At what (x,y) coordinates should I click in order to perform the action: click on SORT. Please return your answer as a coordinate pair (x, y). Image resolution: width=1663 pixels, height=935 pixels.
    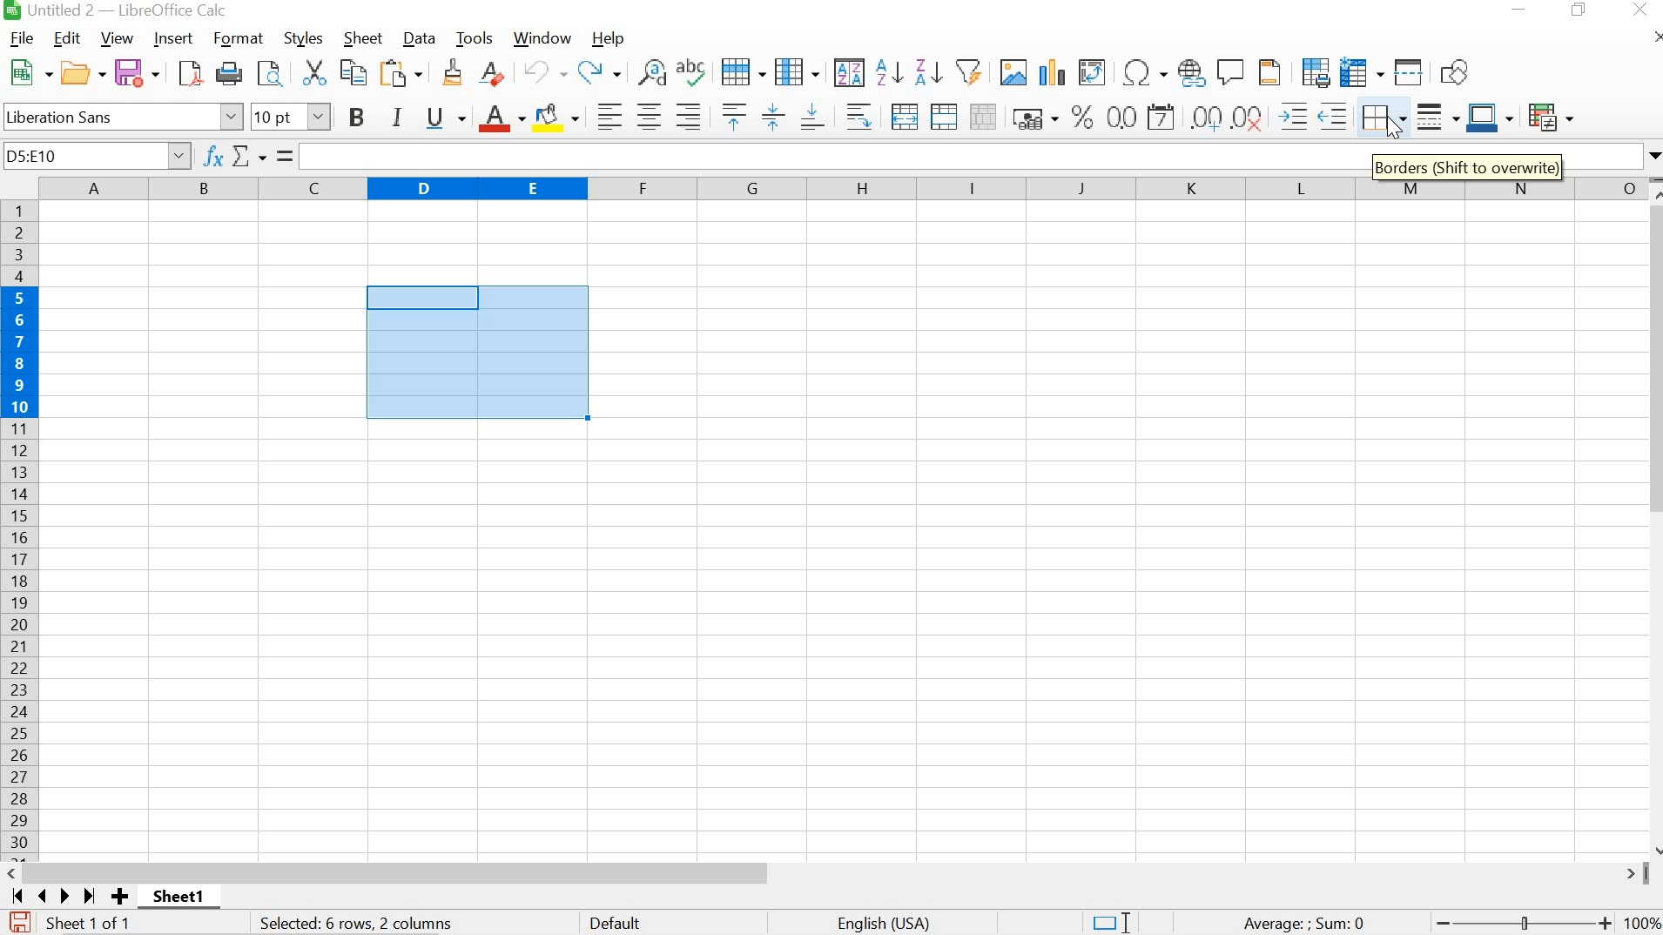
    Looking at the image, I should click on (849, 73).